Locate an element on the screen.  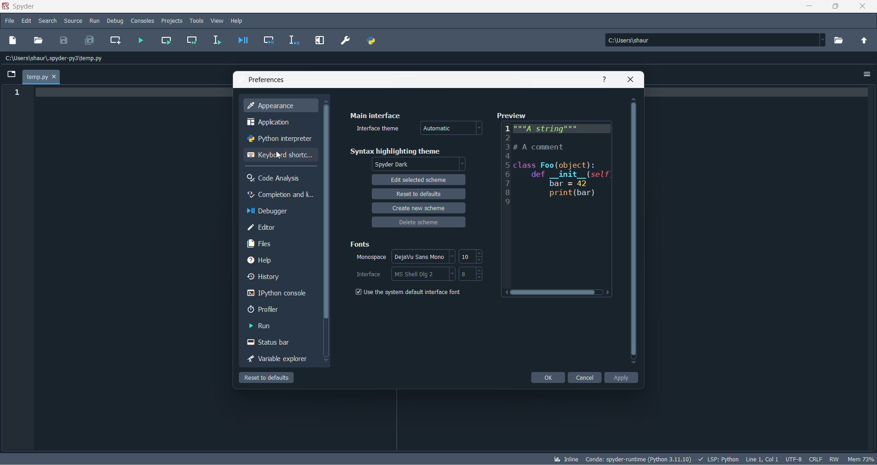
consoles is located at coordinates (143, 20).